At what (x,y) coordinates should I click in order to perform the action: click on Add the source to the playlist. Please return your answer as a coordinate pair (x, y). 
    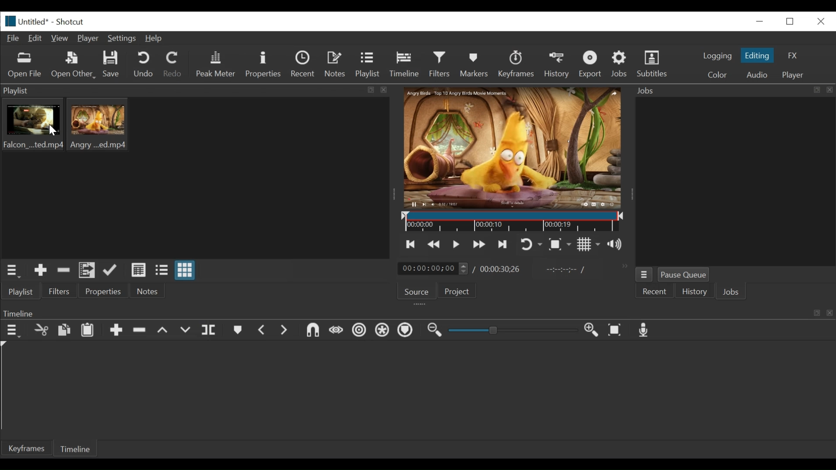
    Looking at the image, I should click on (40, 272).